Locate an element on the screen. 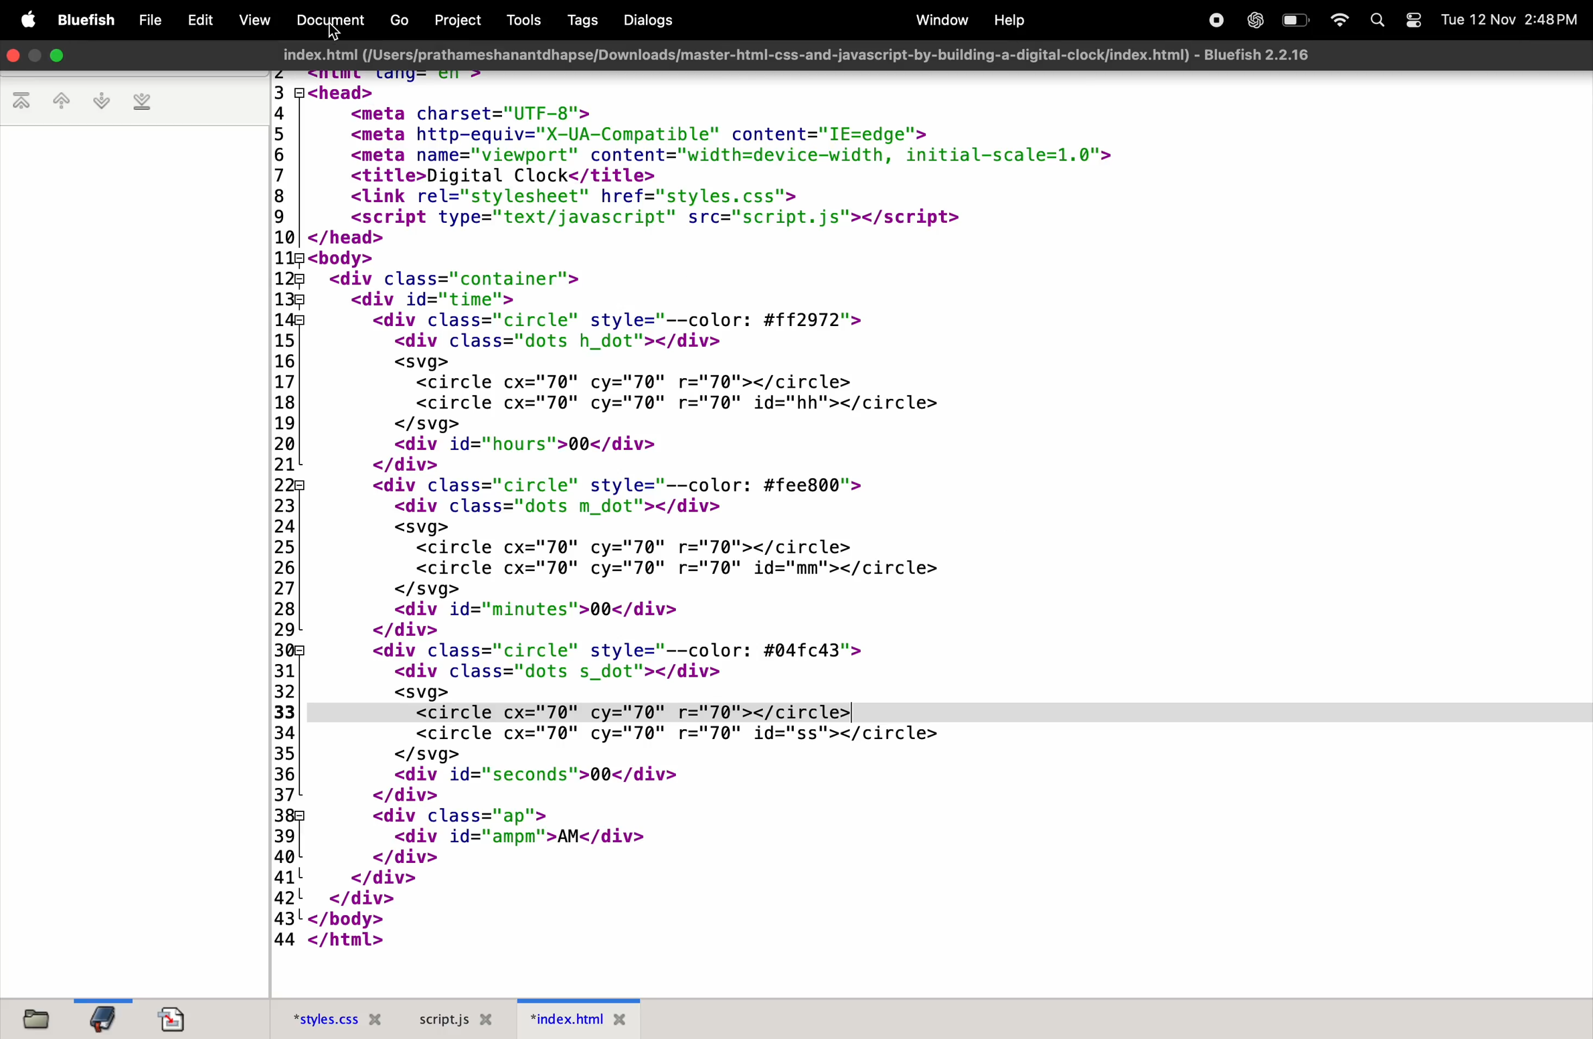 Image resolution: width=1593 pixels, height=1039 pixels. battery is located at coordinates (1292, 19).